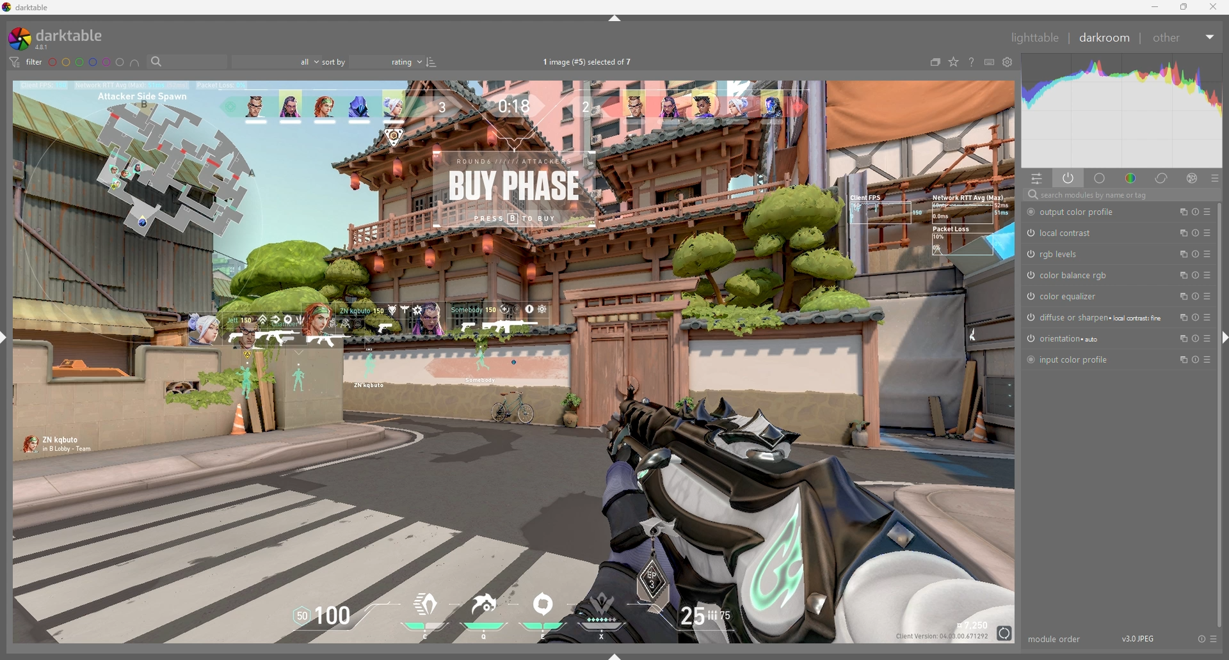 The image size is (1229, 660). Describe the element at coordinates (511, 363) in the screenshot. I see `photo` at that location.